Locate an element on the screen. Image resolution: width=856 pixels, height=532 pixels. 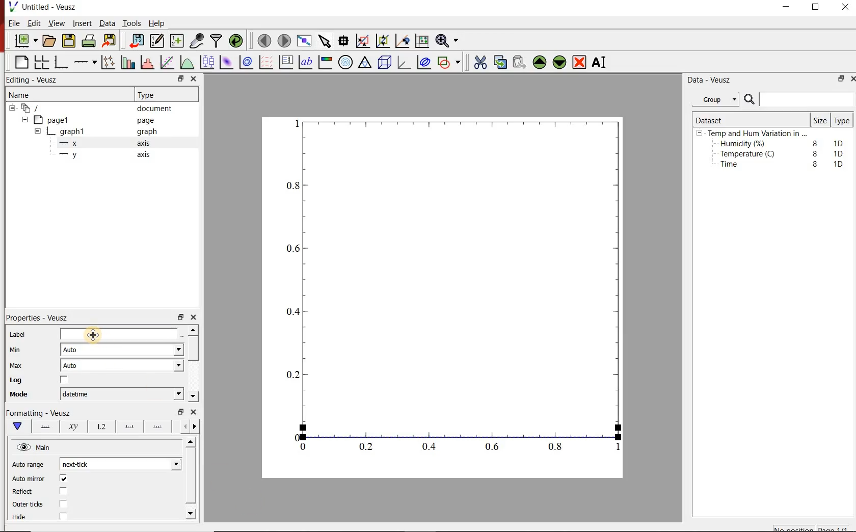
go back is located at coordinates (181, 425).